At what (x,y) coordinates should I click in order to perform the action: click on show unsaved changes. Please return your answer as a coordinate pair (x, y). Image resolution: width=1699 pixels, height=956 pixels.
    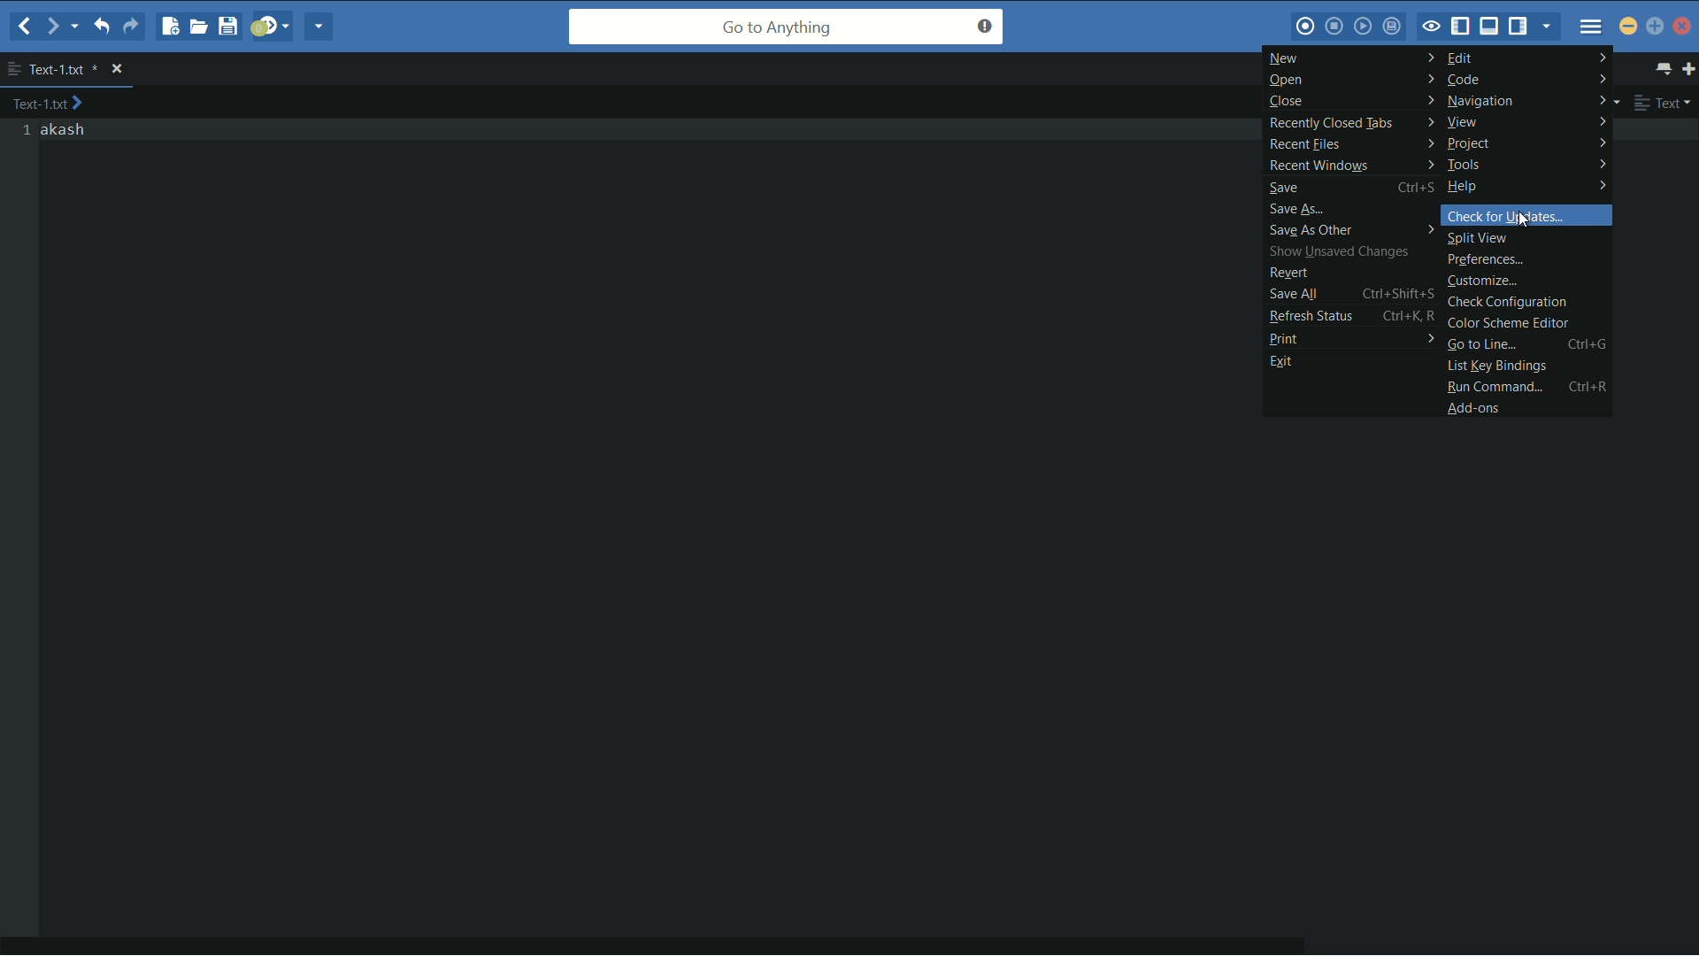
    Looking at the image, I should click on (1347, 251).